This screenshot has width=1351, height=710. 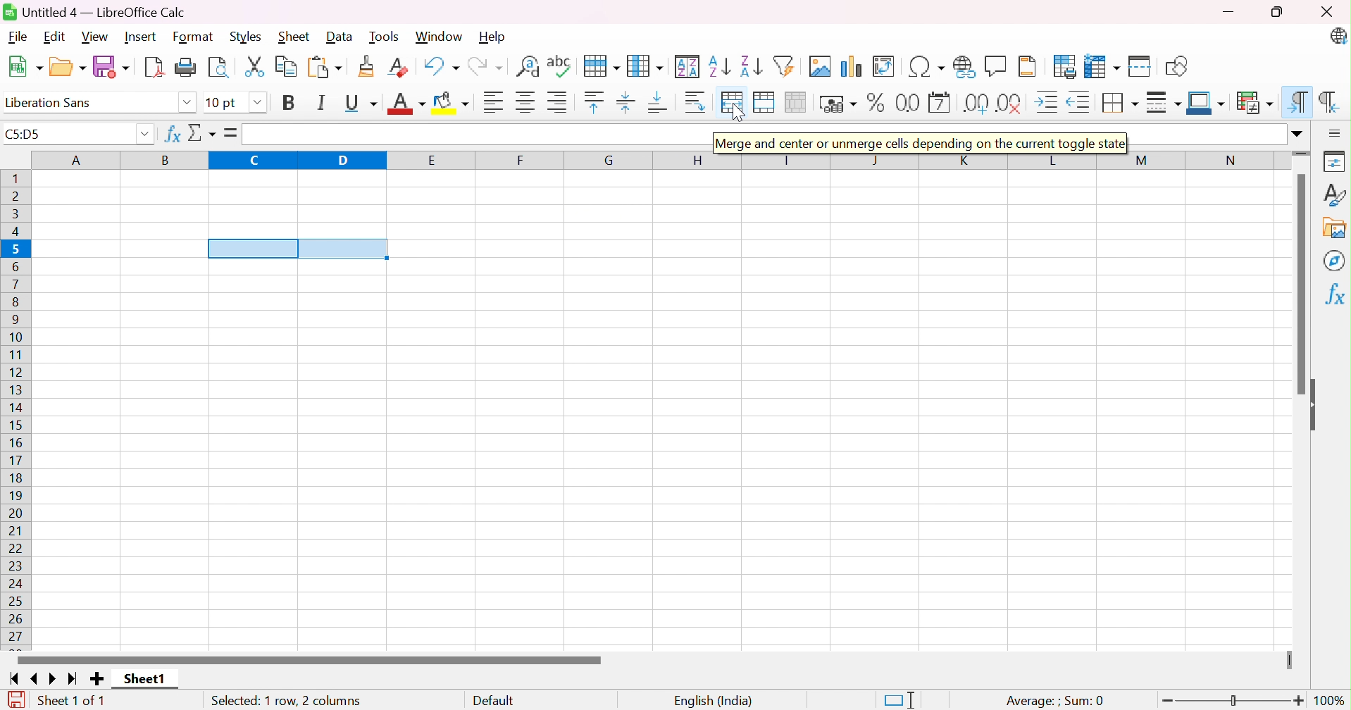 What do you see at coordinates (145, 135) in the screenshot?
I see `Drop Down` at bounding box center [145, 135].